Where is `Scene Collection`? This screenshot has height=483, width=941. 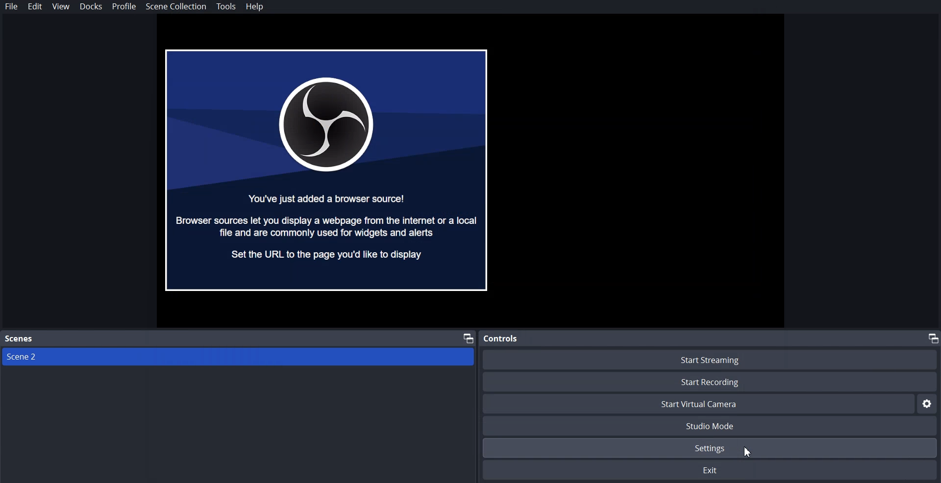 Scene Collection is located at coordinates (176, 7).